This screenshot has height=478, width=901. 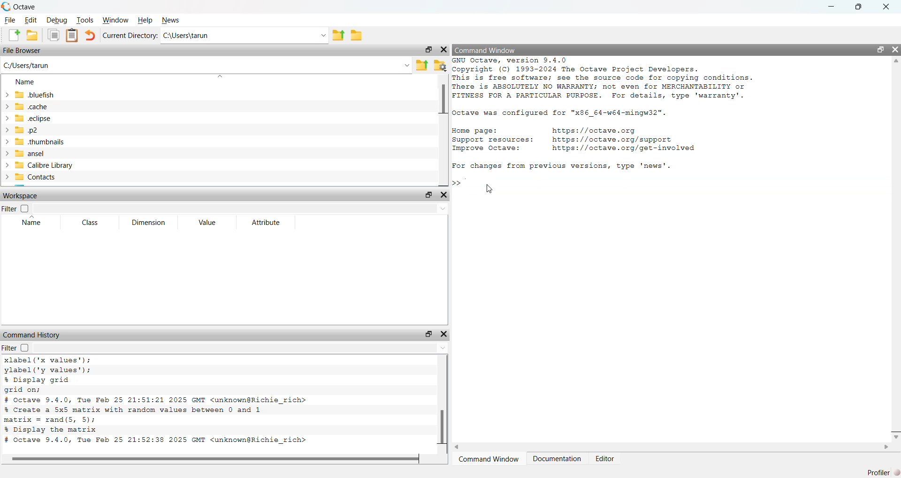 I want to click on Name, so click(x=33, y=223).